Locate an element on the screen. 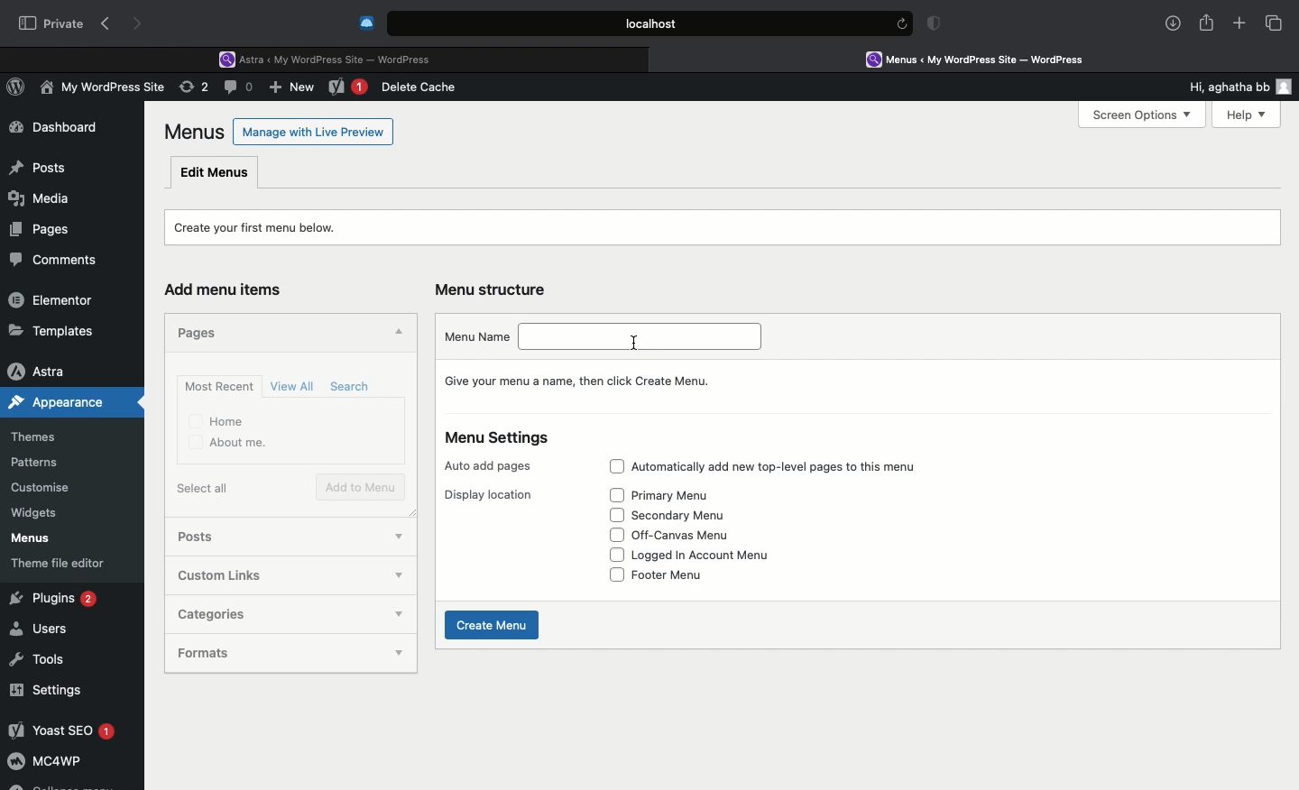 The height and width of the screenshot is (790, 1299). Show is located at coordinates (399, 617).